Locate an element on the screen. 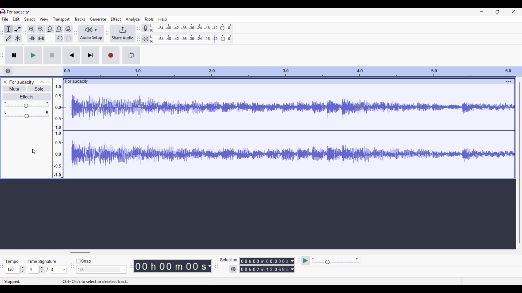  Tracks is located at coordinates (80, 19).